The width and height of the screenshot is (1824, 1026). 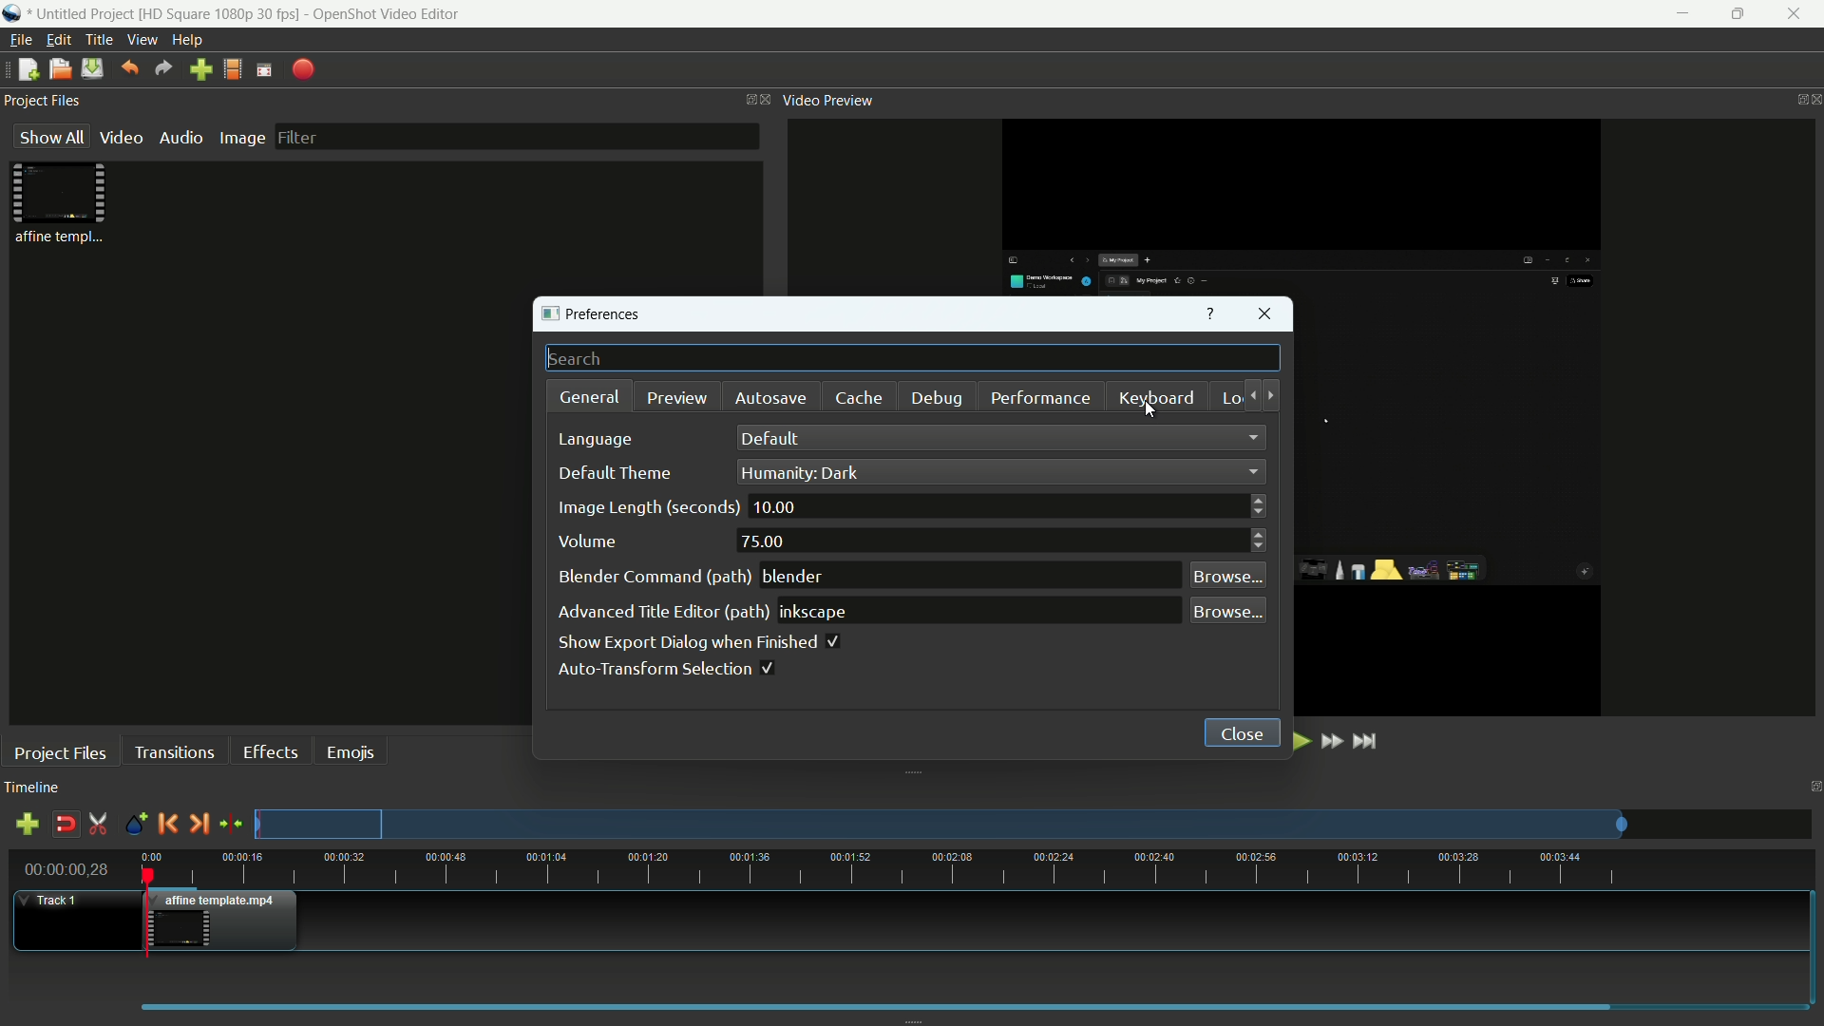 What do you see at coordinates (47, 138) in the screenshot?
I see `show all` at bounding box center [47, 138].